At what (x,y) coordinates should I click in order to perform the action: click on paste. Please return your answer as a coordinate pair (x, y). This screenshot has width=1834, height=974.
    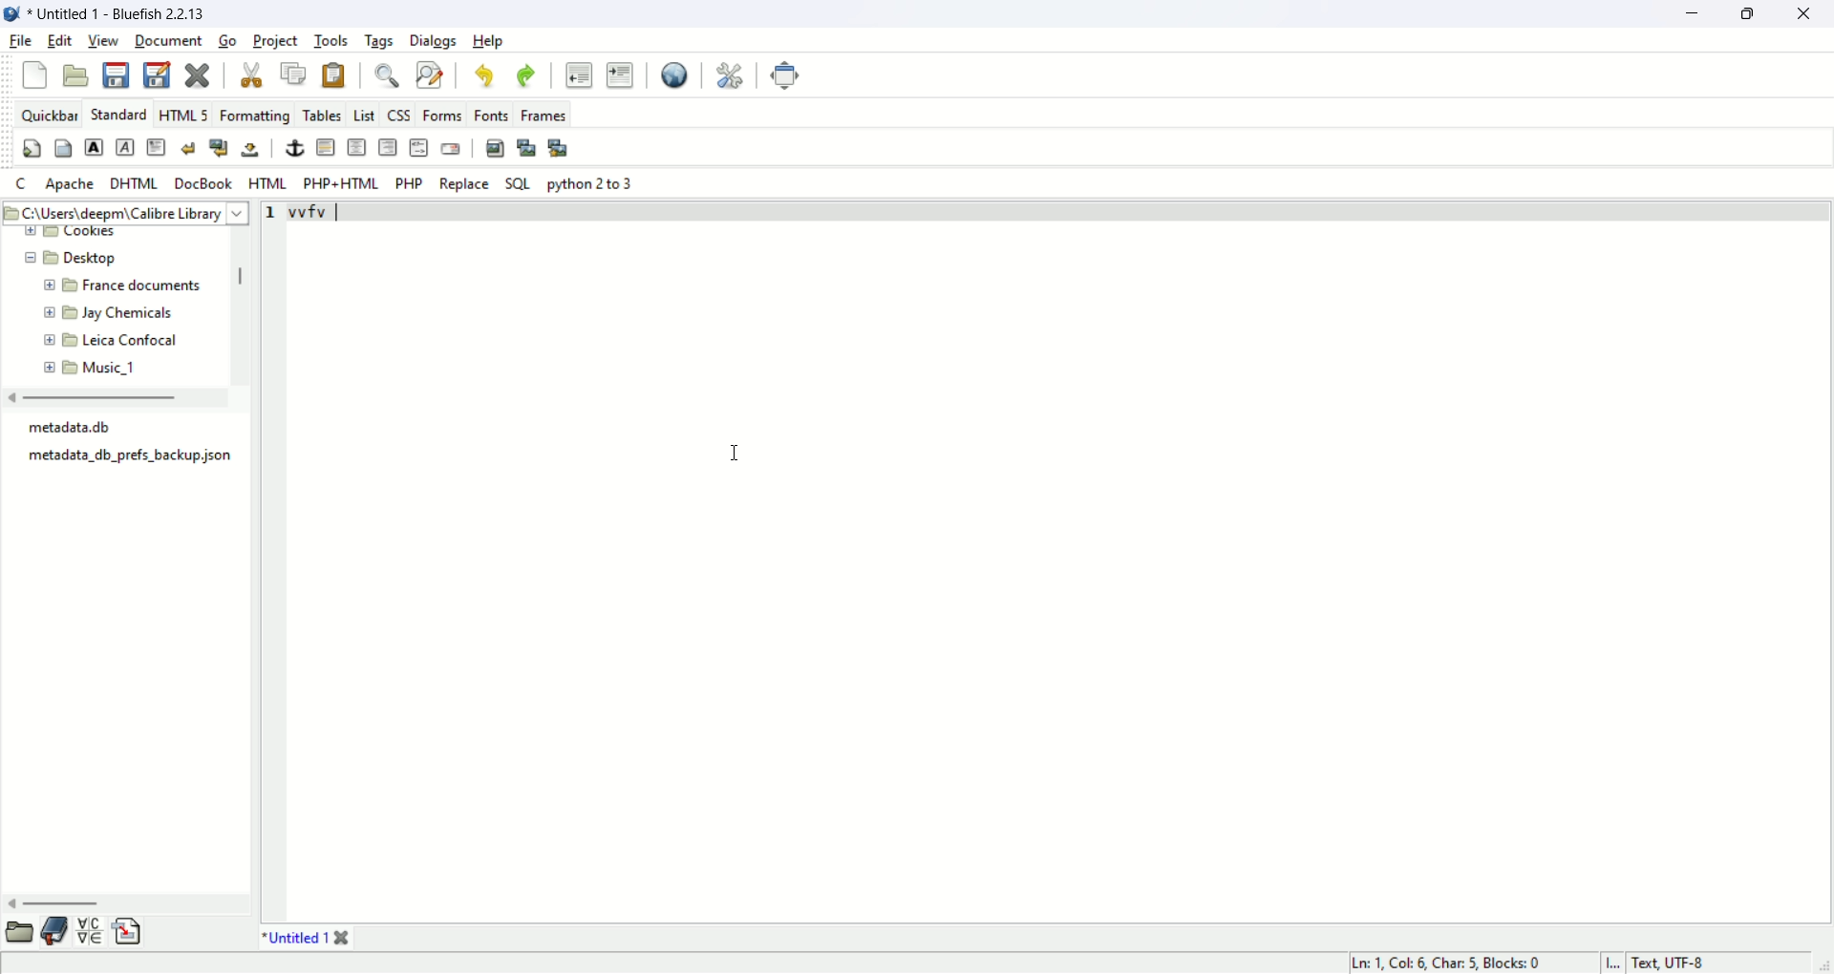
    Looking at the image, I should click on (336, 76).